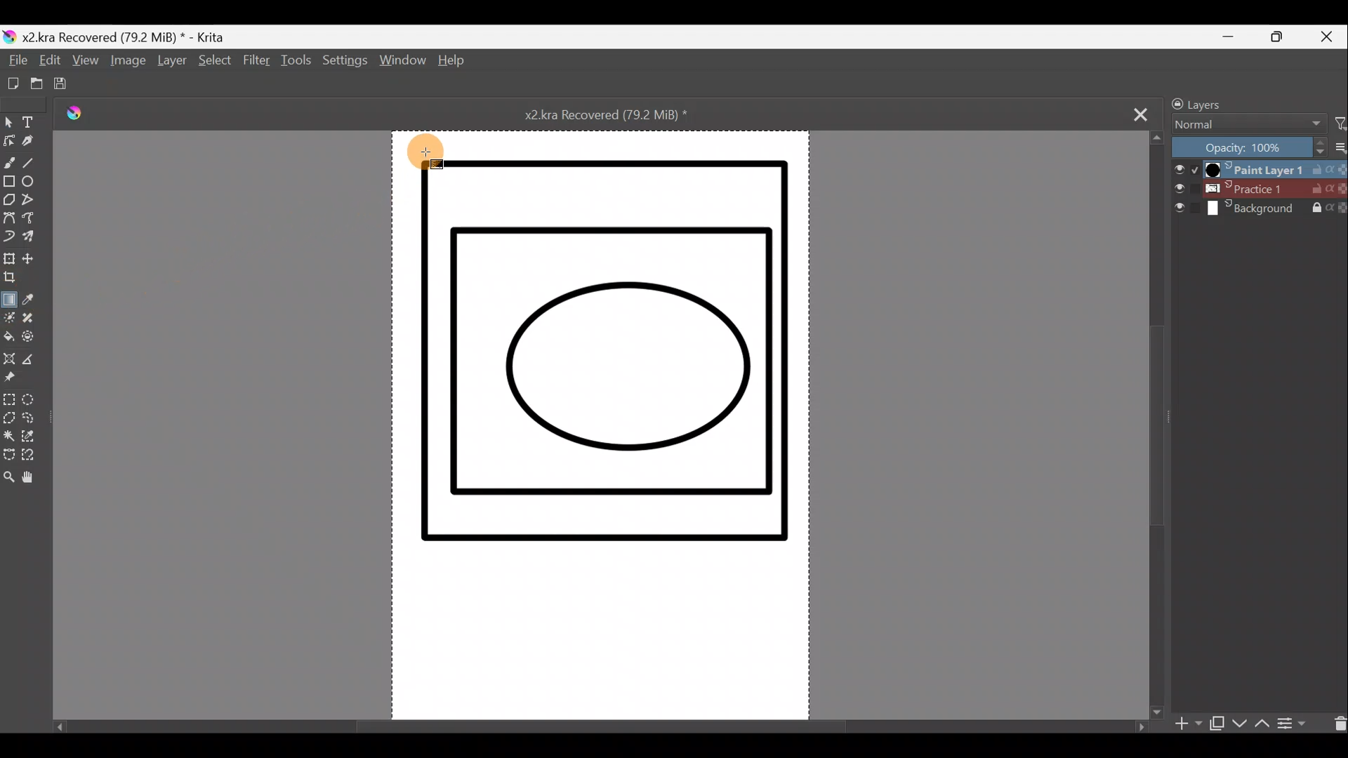 The height and width of the screenshot is (758, 1348). I want to click on Add layer/mask, so click(1189, 724).